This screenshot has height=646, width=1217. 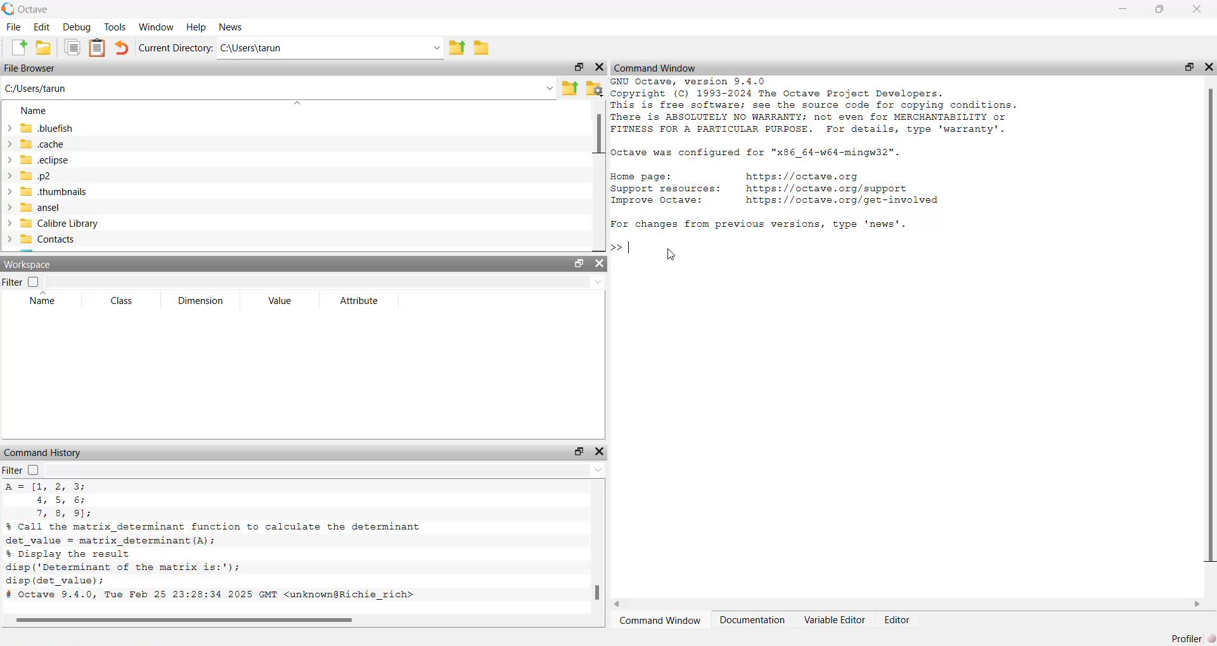 I want to click on dimension, so click(x=202, y=301).